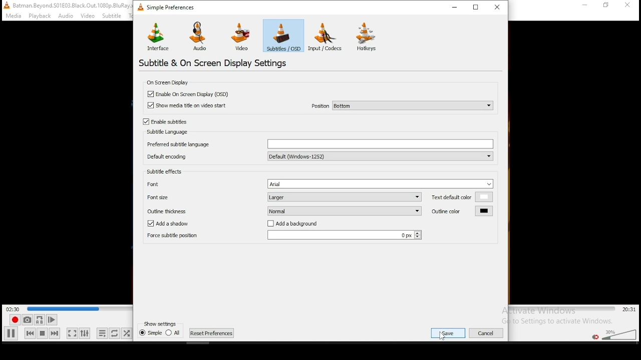 The width and height of the screenshot is (641, 360). Describe the element at coordinates (462, 210) in the screenshot. I see `outline color` at that location.